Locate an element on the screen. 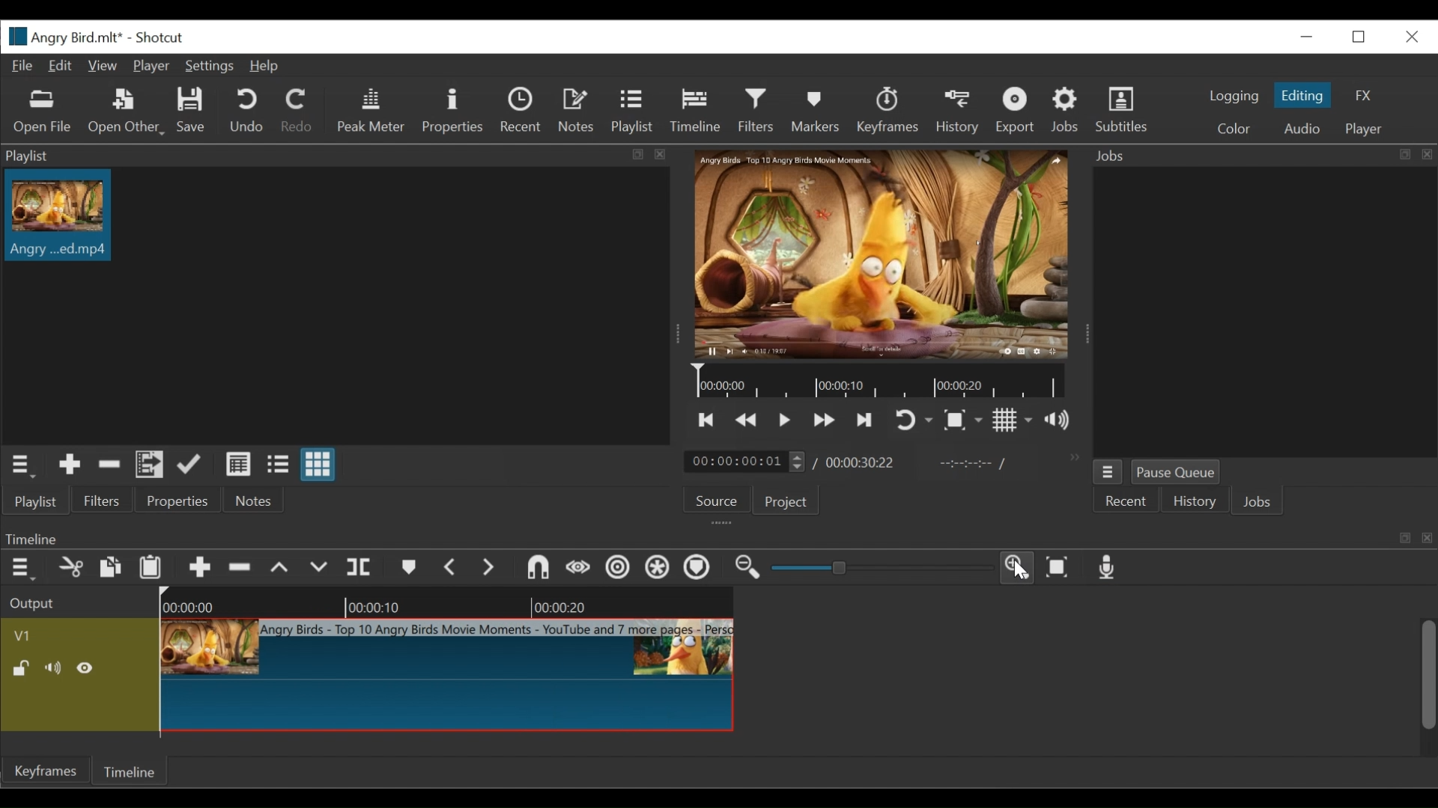 This screenshot has height=808, width=1438. Export is located at coordinates (1016, 112).